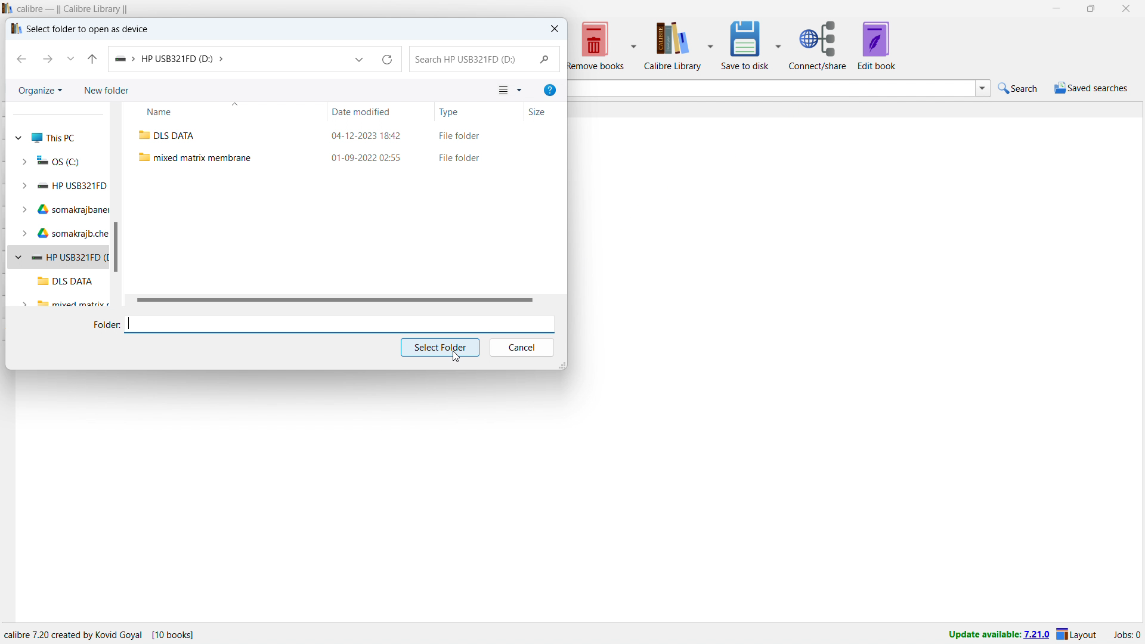 The width and height of the screenshot is (1145, 644). Describe the element at coordinates (779, 47) in the screenshot. I see `save to disk options` at that location.